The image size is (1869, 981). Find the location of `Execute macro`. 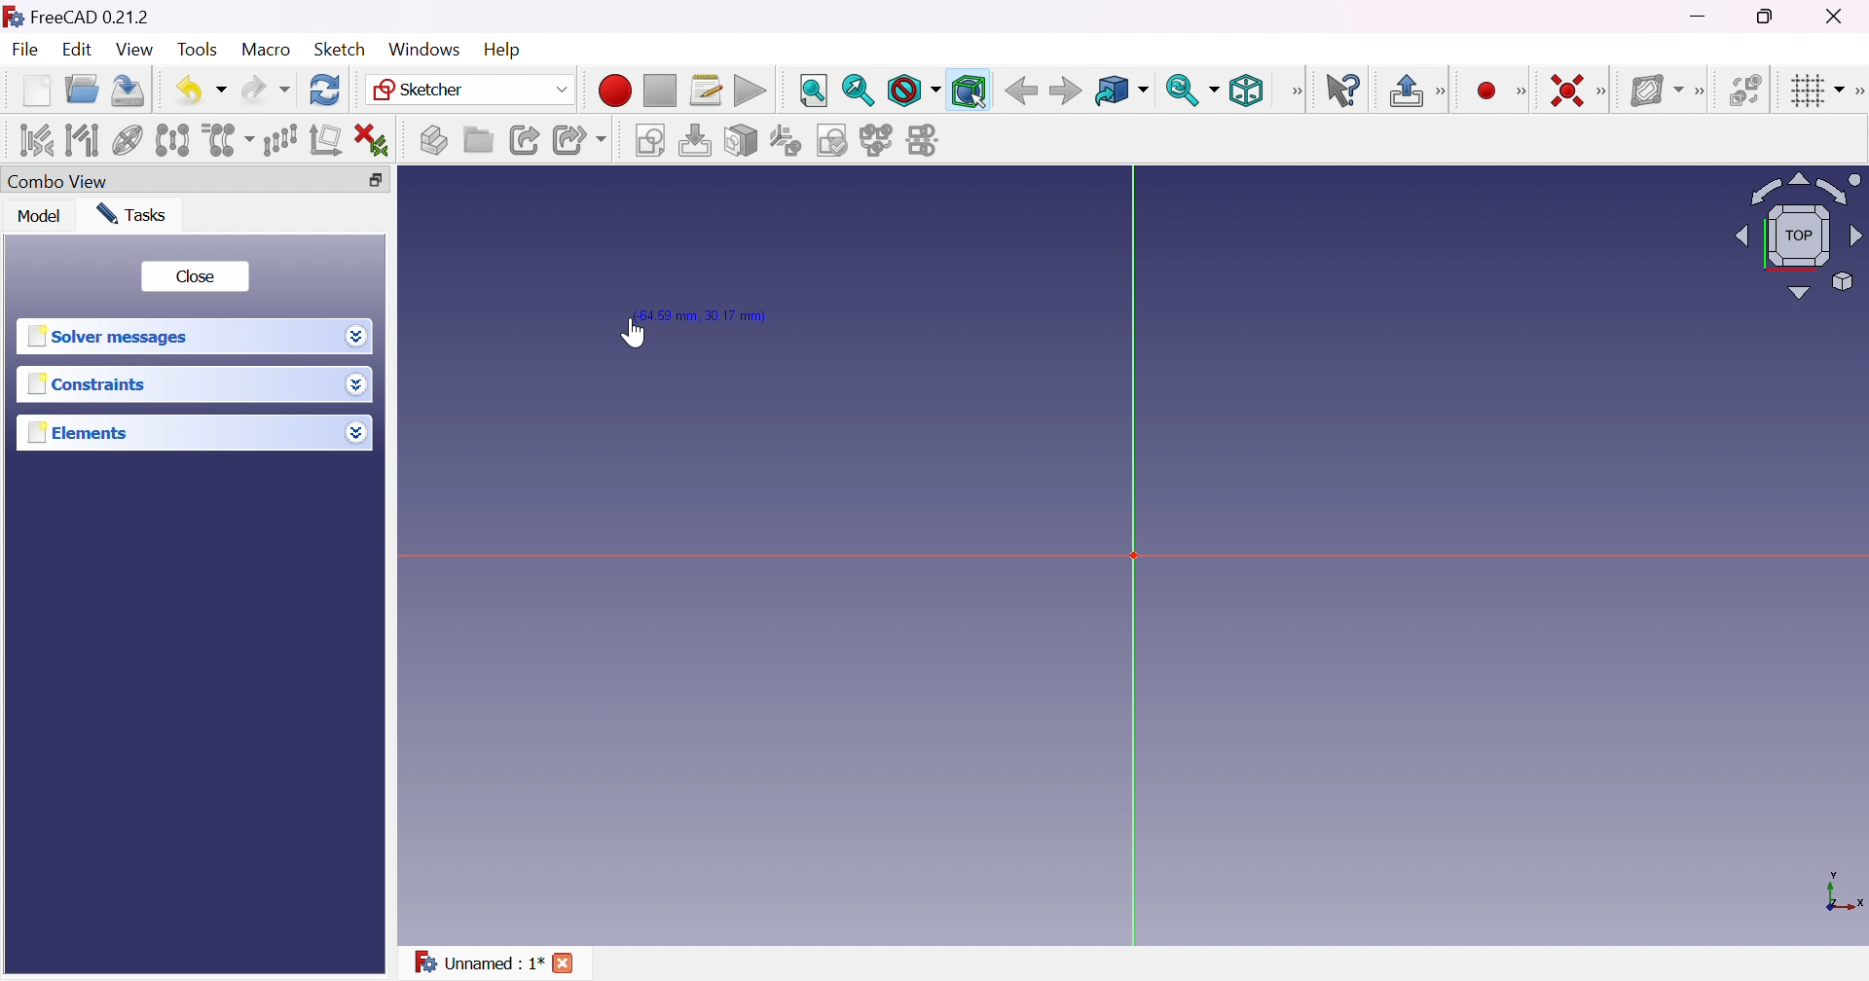

Execute macro is located at coordinates (751, 91).